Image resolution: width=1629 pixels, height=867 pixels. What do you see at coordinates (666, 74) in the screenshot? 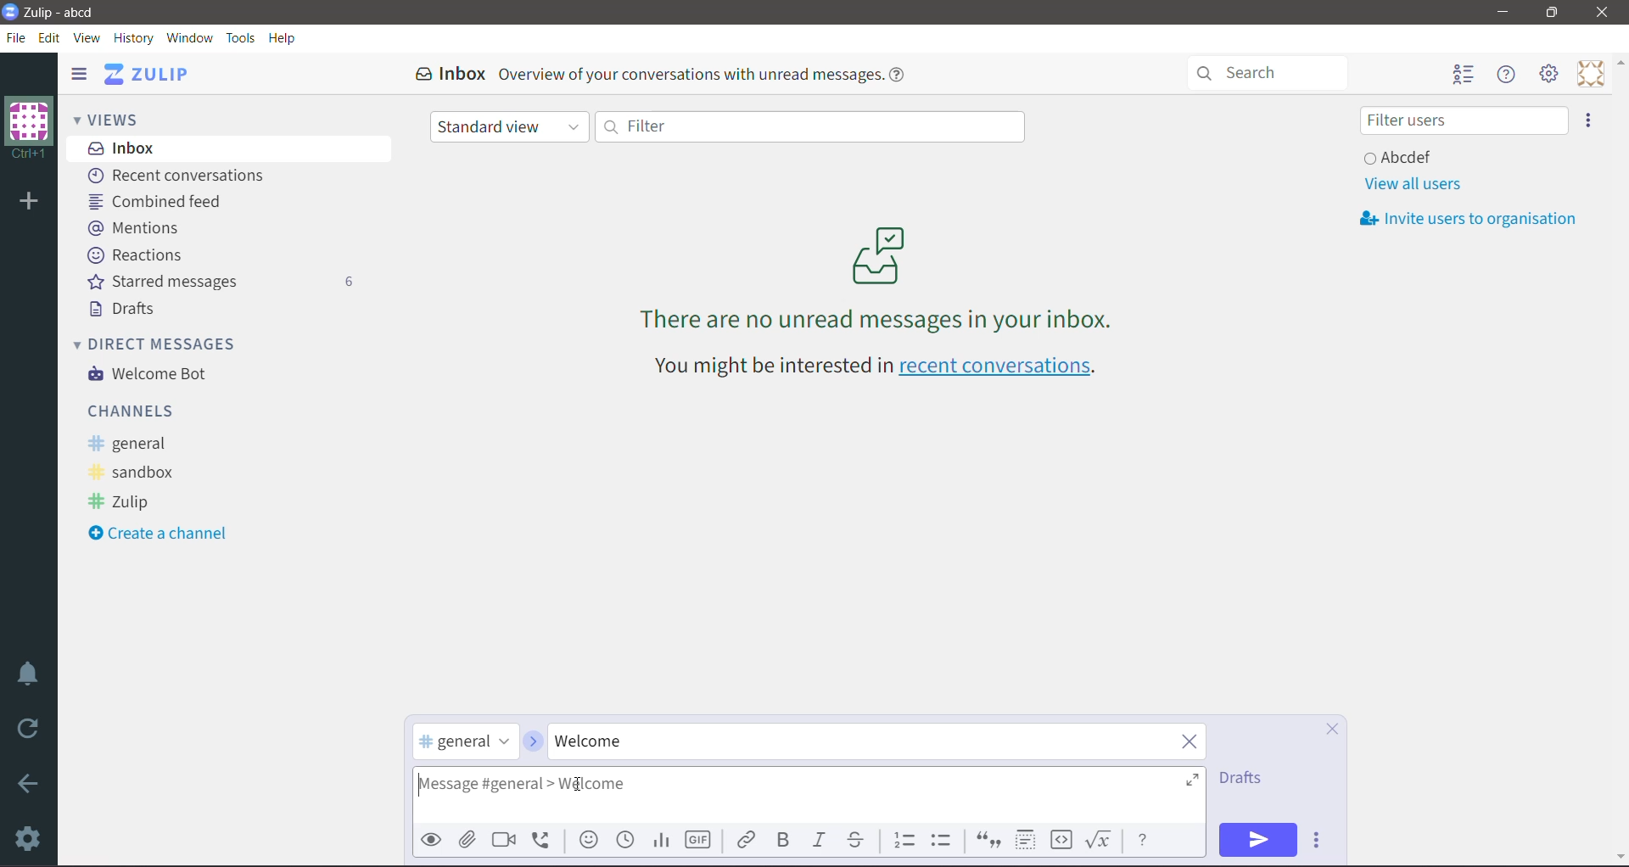
I see `Inbox Overview of your conversations with unread messages` at bounding box center [666, 74].